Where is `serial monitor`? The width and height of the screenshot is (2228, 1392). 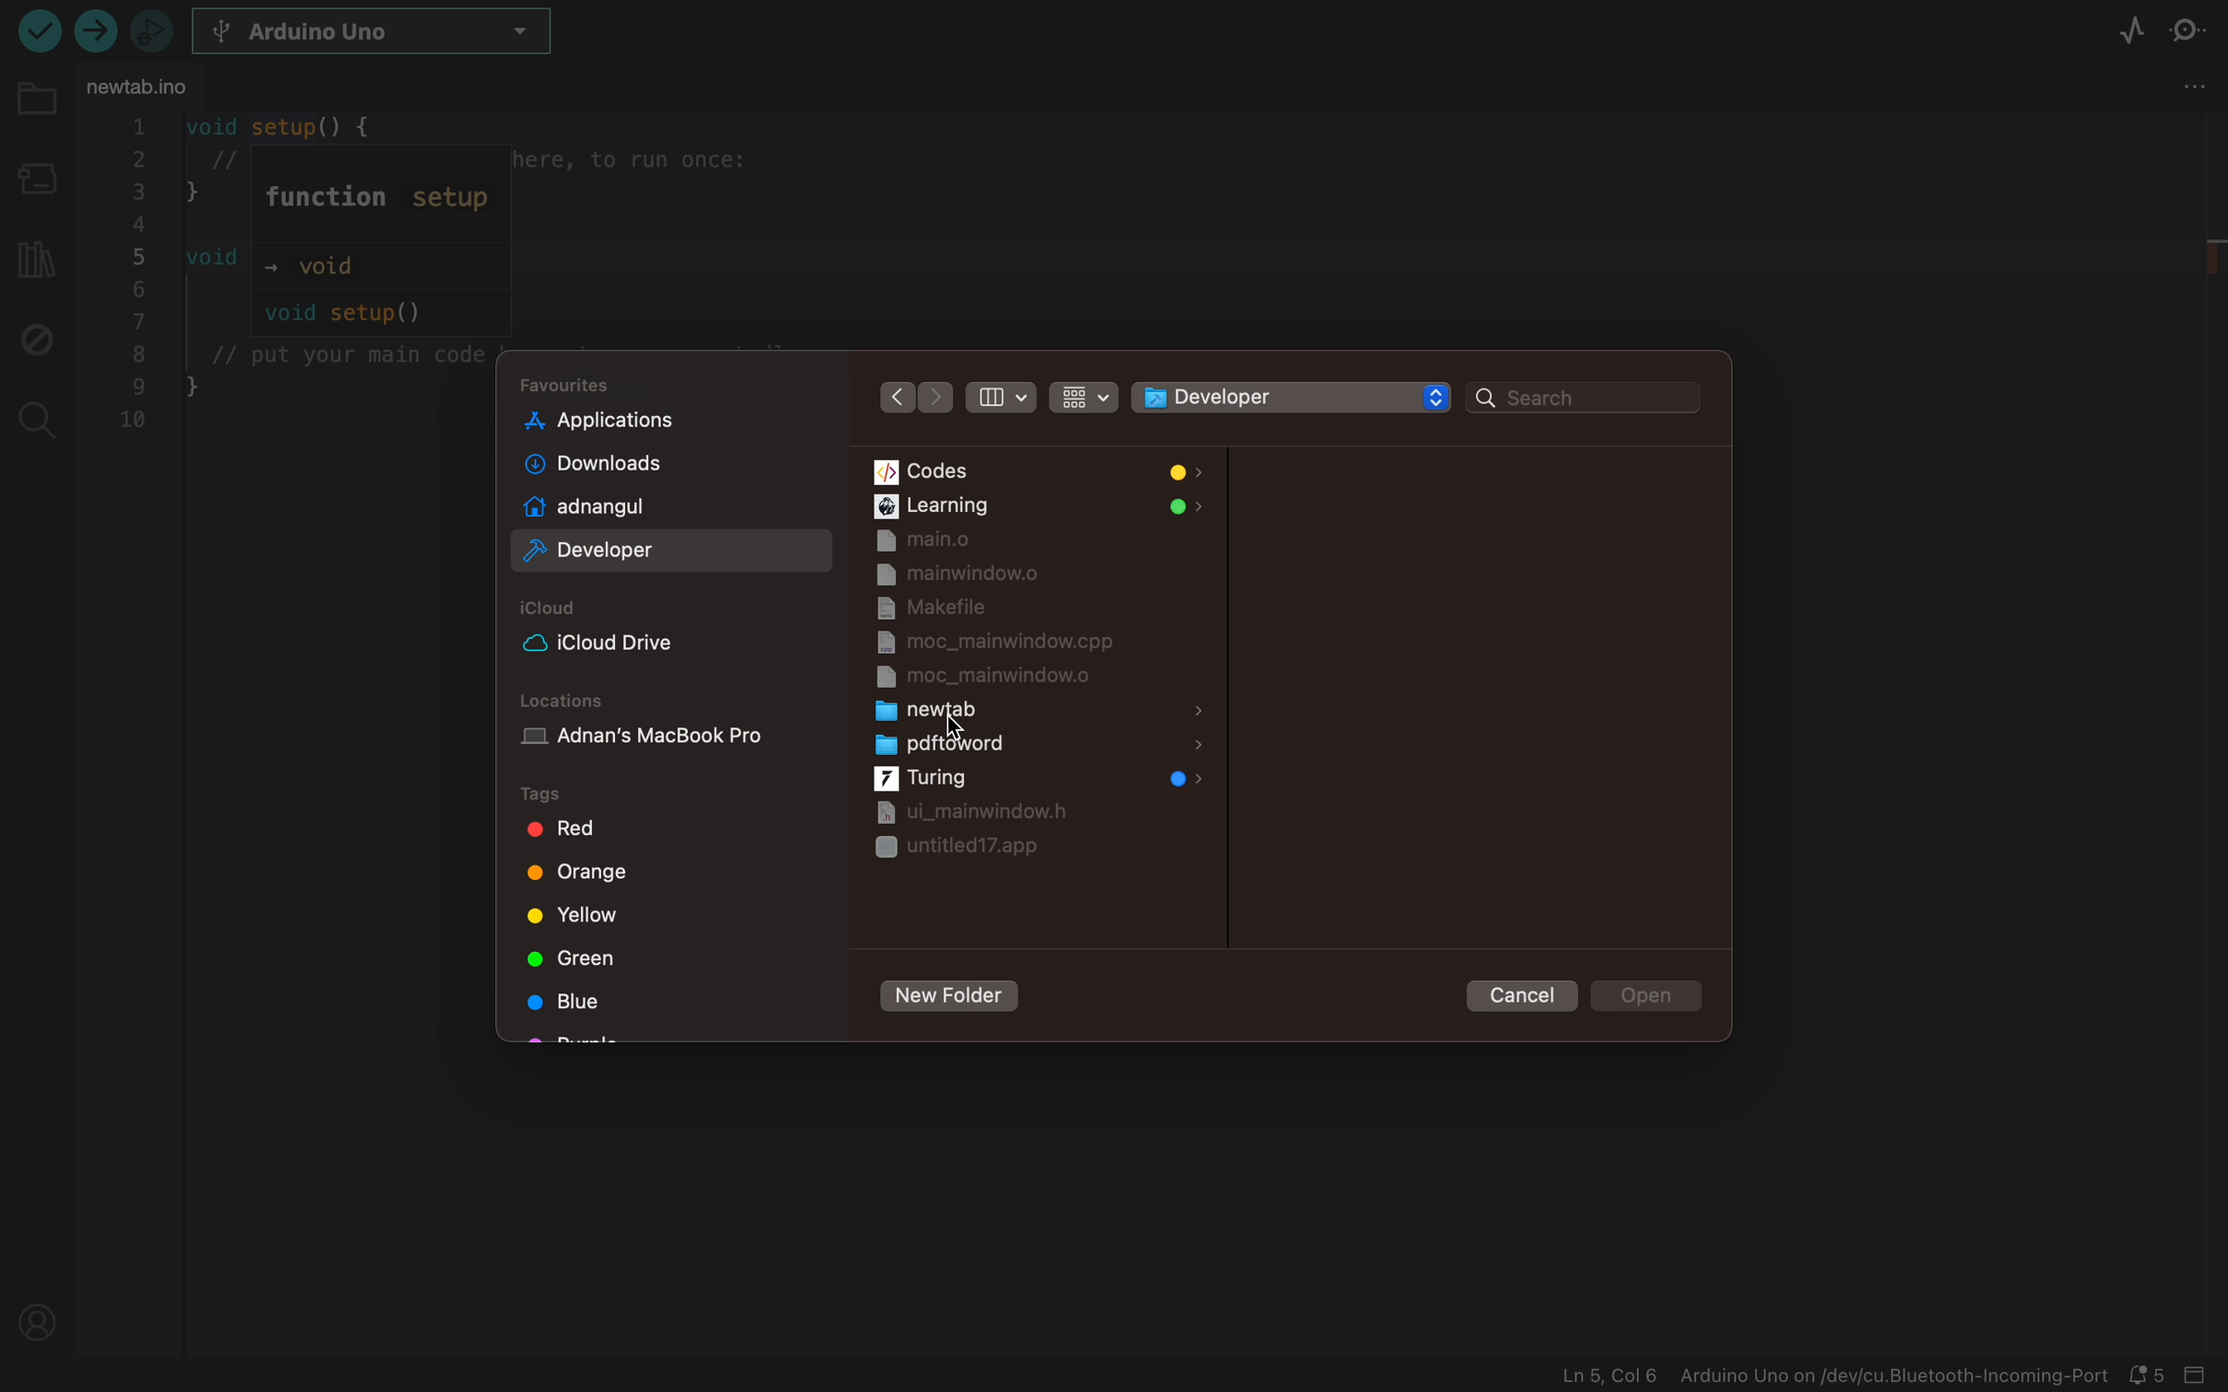 serial monitor is located at coordinates (2196, 32).